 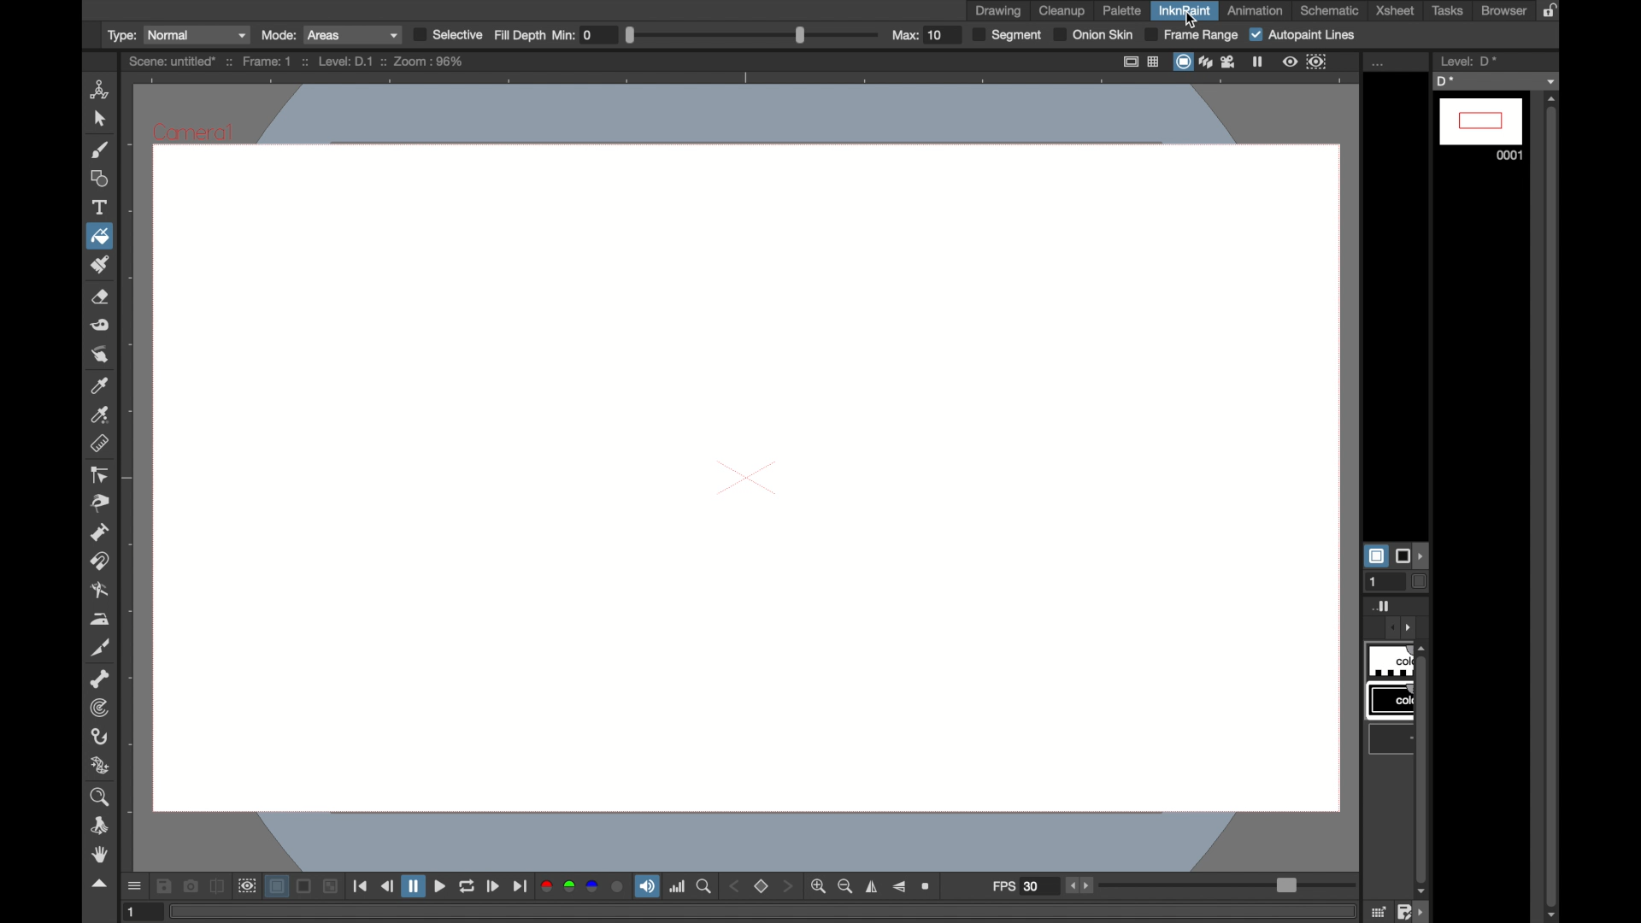 What do you see at coordinates (1007, 35) in the screenshot?
I see `segment` at bounding box center [1007, 35].